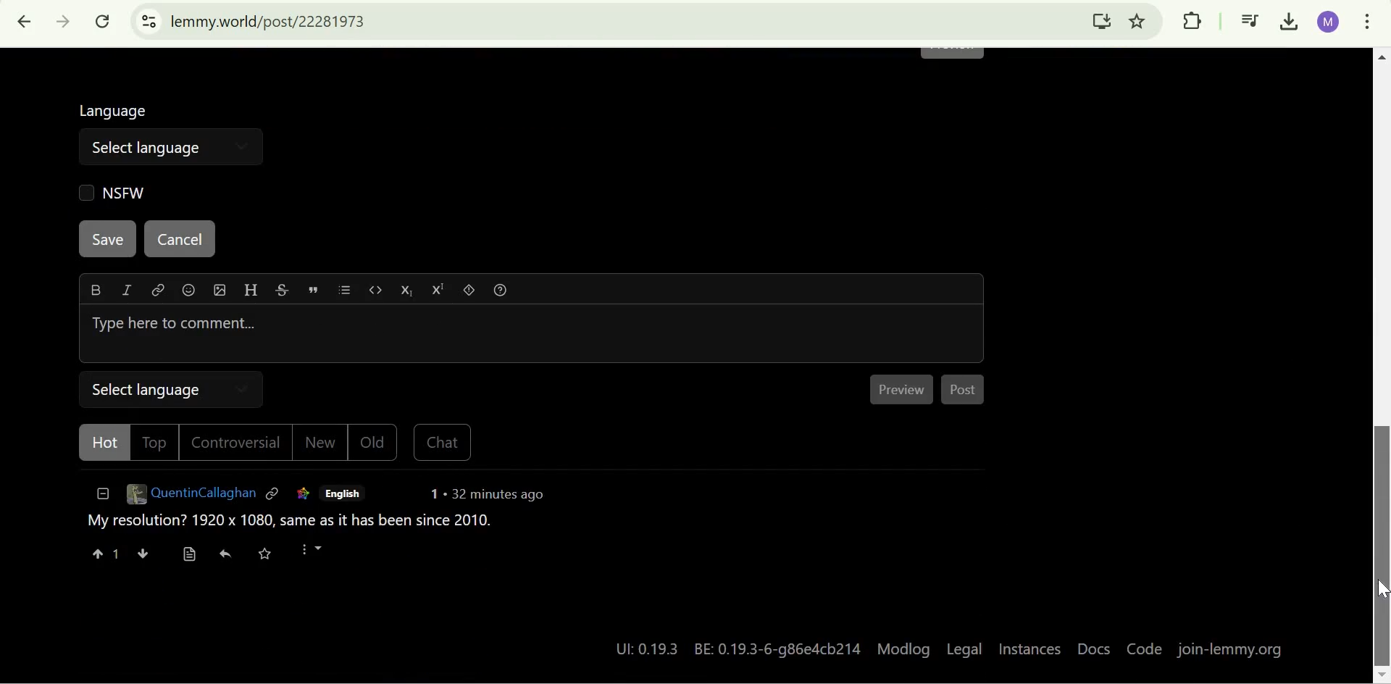 This screenshot has width=1391, height=684. What do you see at coordinates (904, 648) in the screenshot?
I see `Modlog` at bounding box center [904, 648].